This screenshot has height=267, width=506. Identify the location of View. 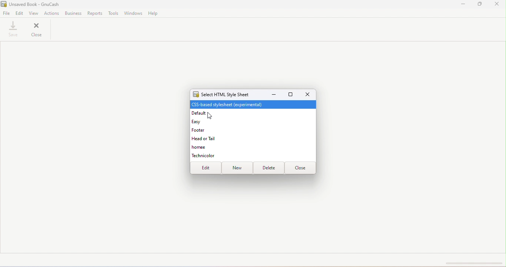
(33, 14).